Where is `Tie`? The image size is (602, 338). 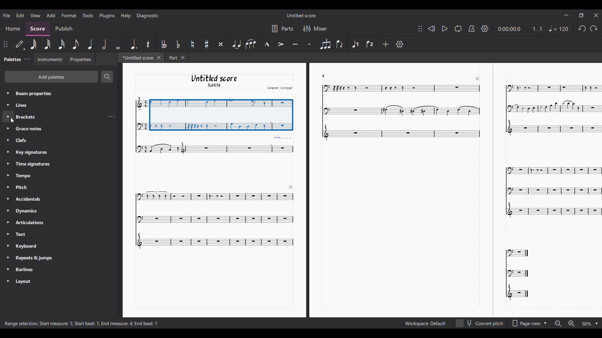
Tie is located at coordinates (236, 44).